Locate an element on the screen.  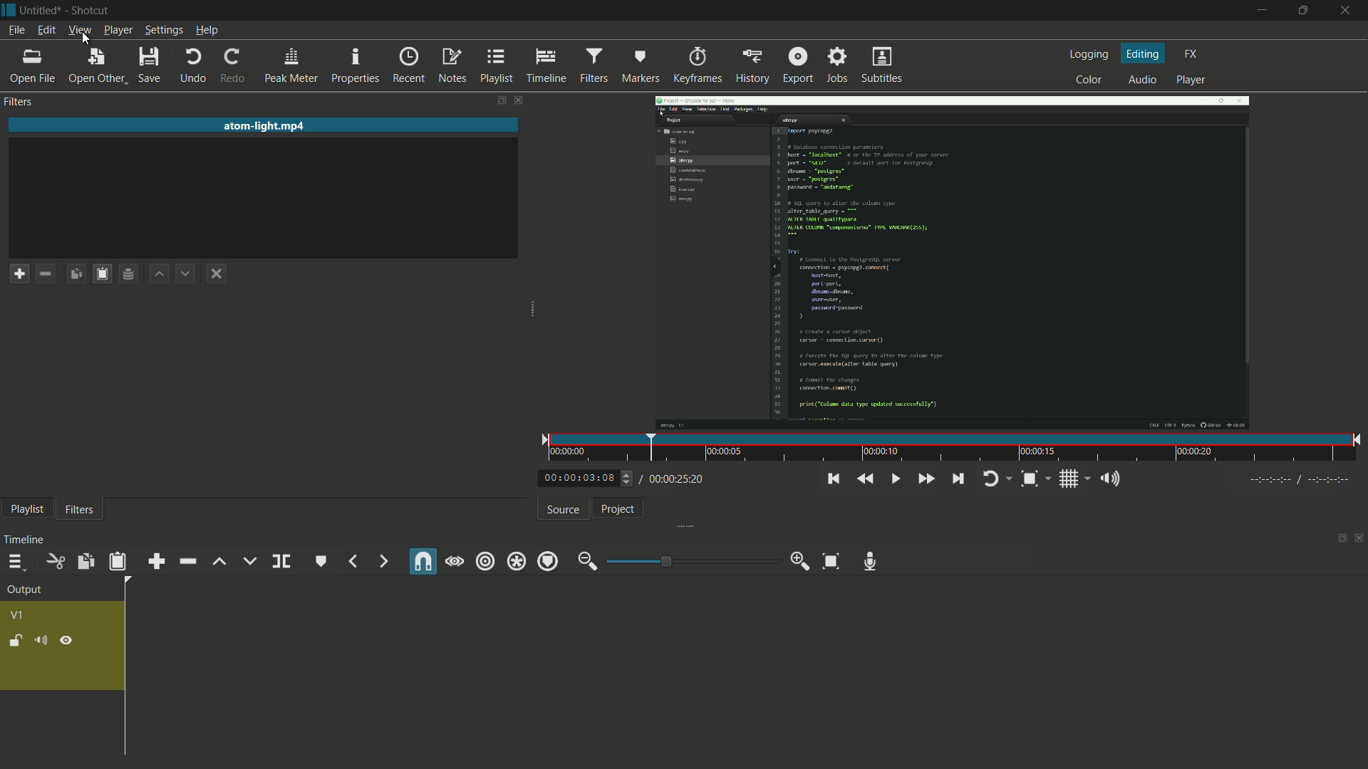
keyframes is located at coordinates (698, 66).